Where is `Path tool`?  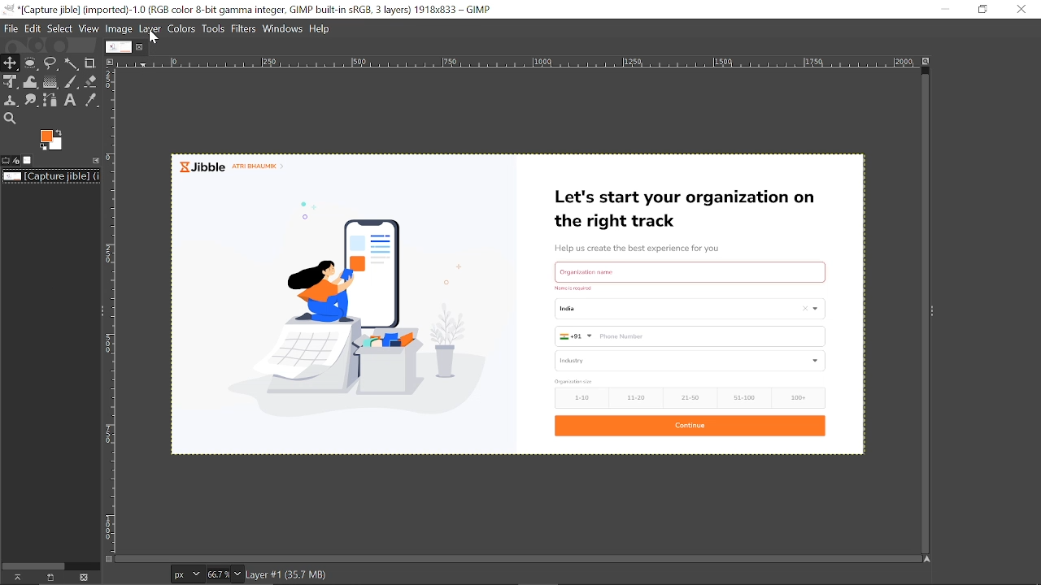
Path tool is located at coordinates (52, 99).